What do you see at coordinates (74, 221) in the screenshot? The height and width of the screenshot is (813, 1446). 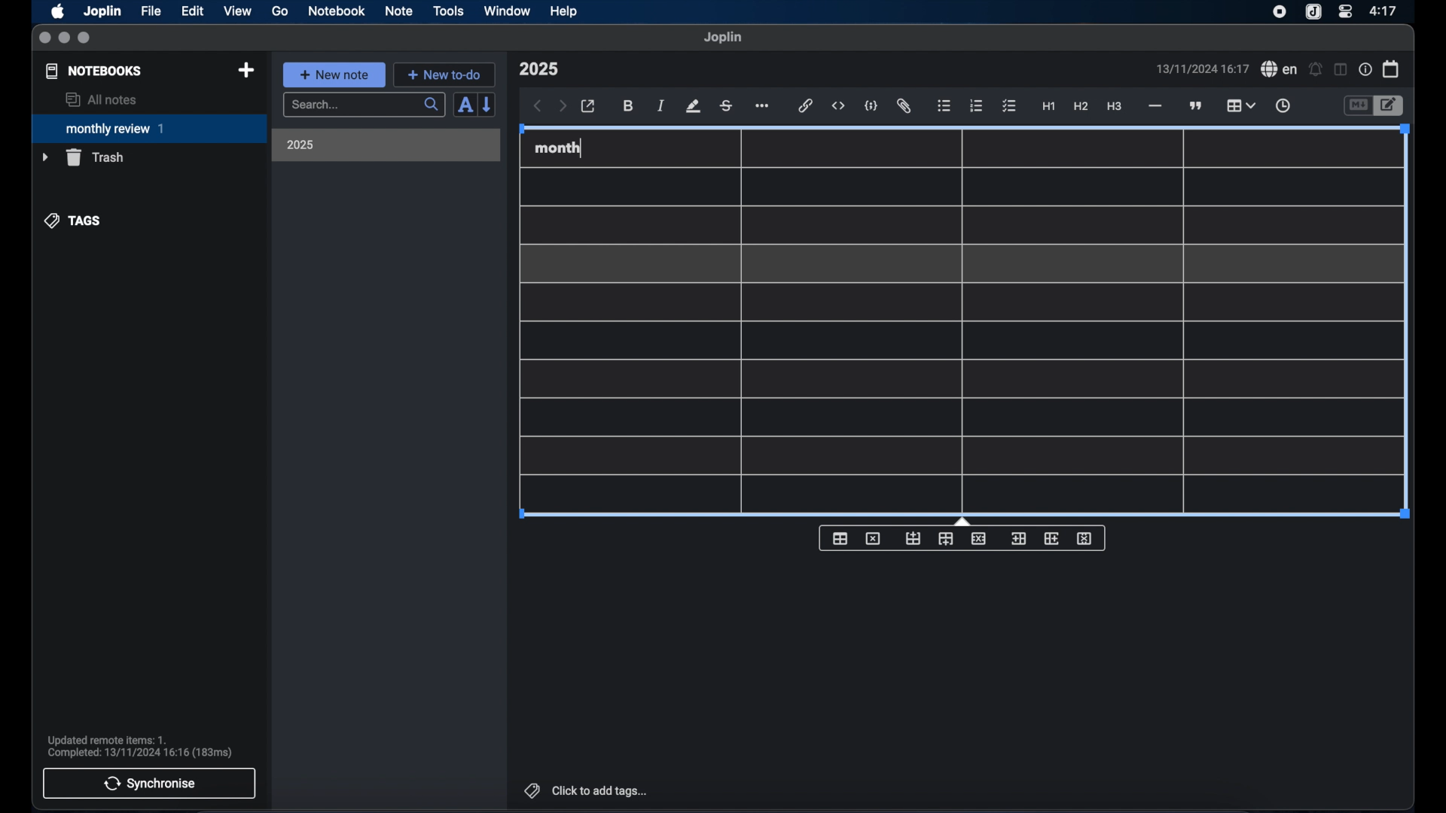 I see `tags` at bounding box center [74, 221].